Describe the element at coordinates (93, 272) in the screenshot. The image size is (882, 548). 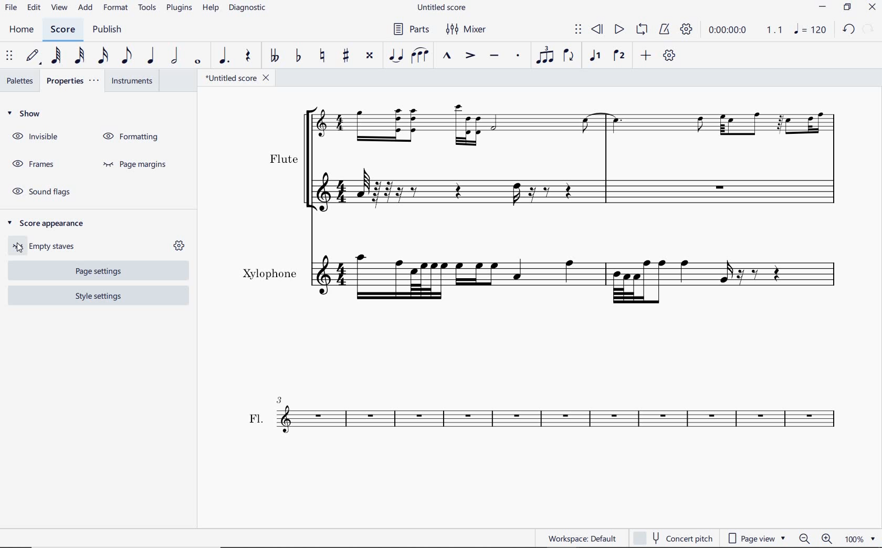
I see `PAGE SETTINGS` at that location.